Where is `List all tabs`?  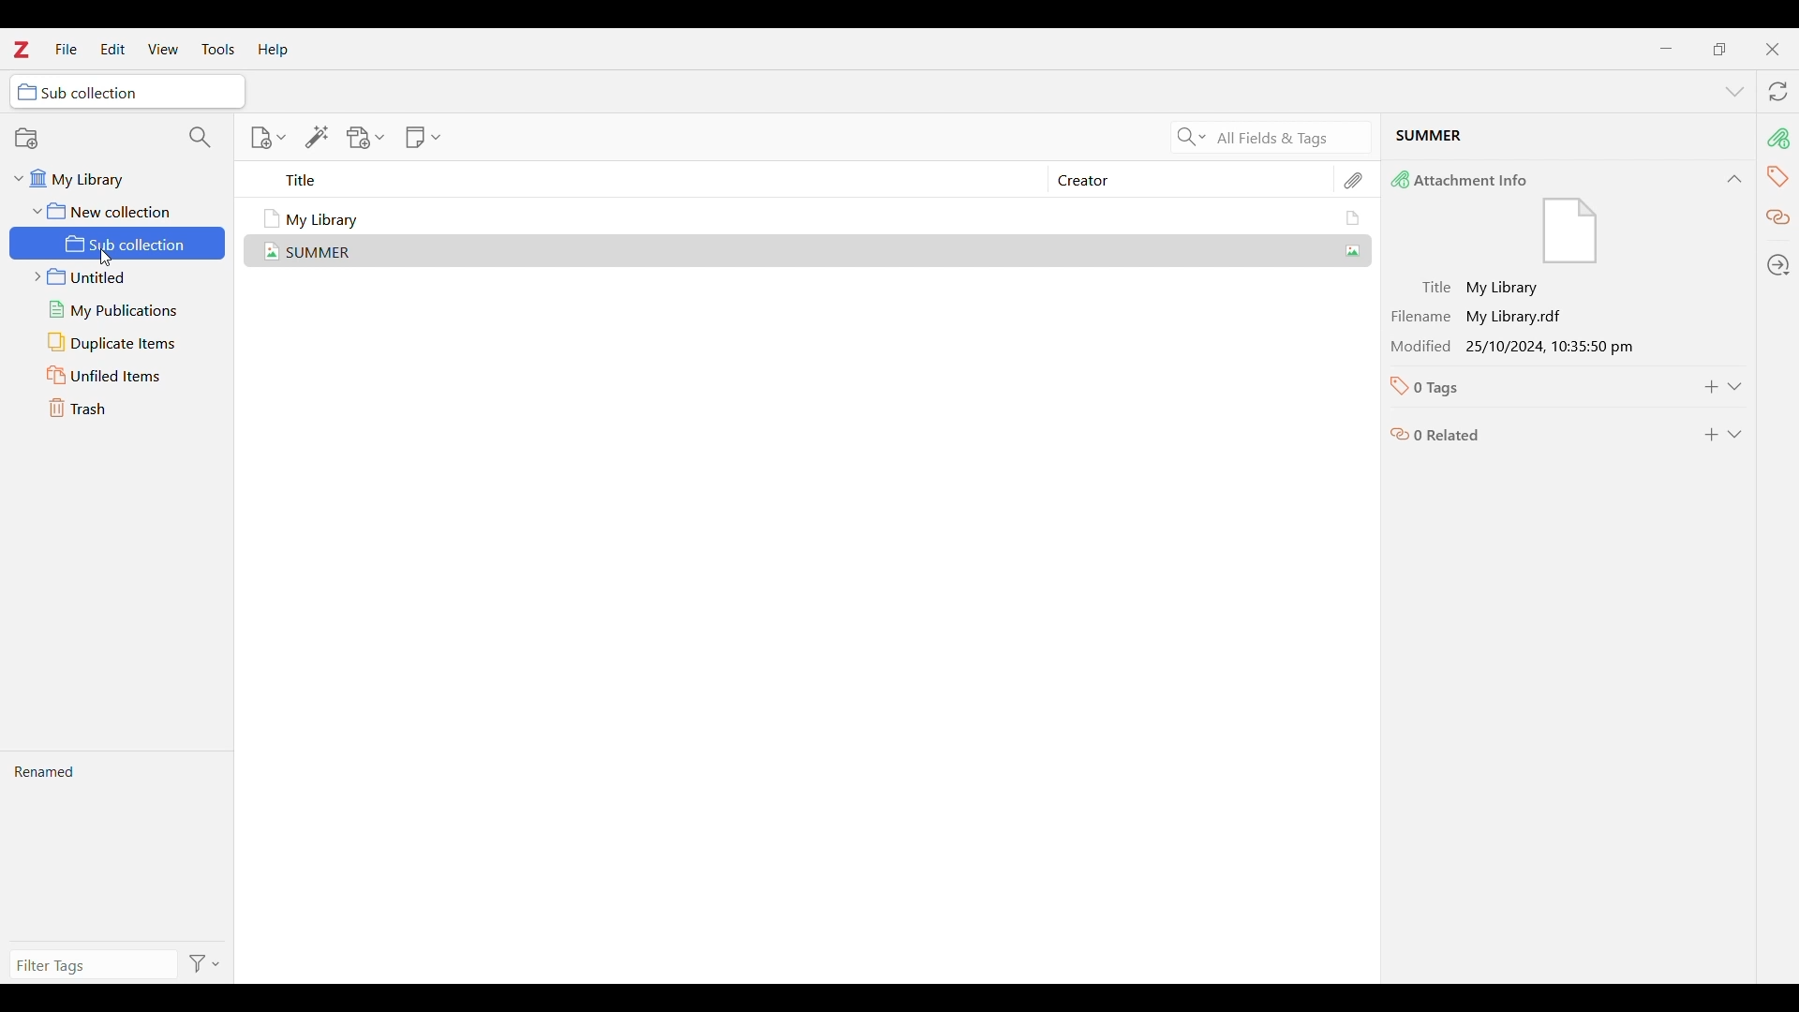
List all tabs is located at coordinates (1735, 92).